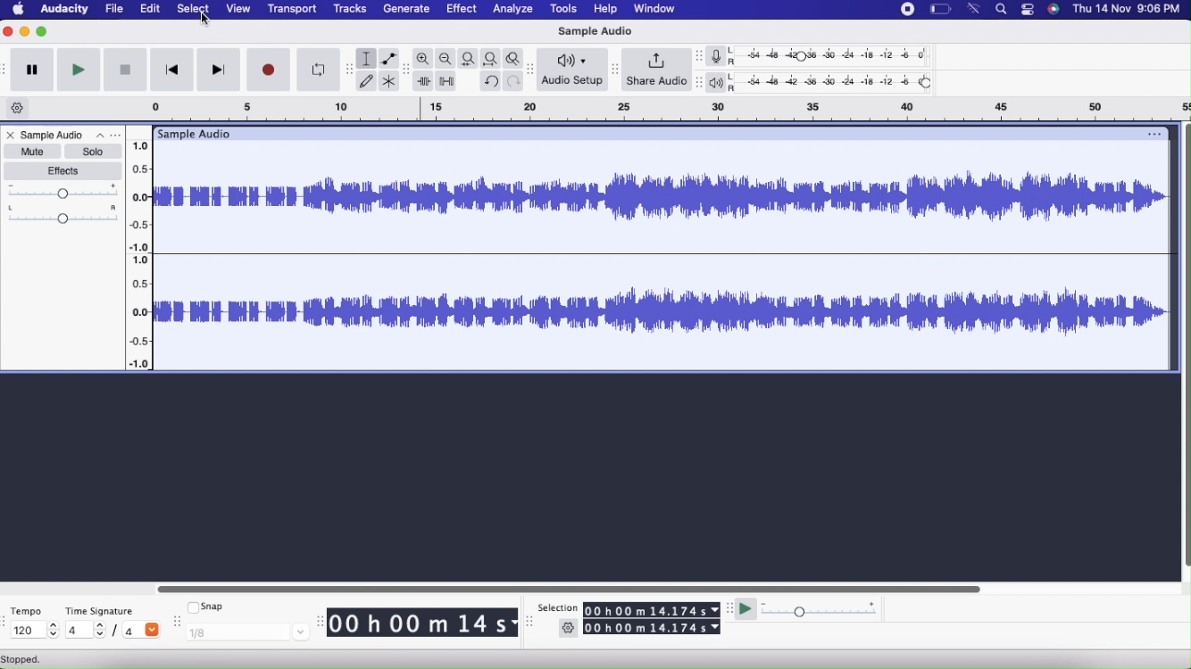  What do you see at coordinates (572, 69) in the screenshot?
I see `Audio Setup` at bounding box center [572, 69].